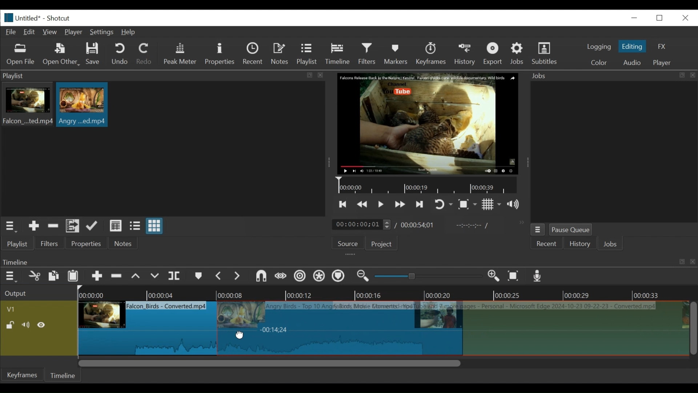 Image resolution: width=698 pixels, height=393 pixels. Describe the element at coordinates (10, 325) in the screenshot. I see `(un)lock track` at that location.